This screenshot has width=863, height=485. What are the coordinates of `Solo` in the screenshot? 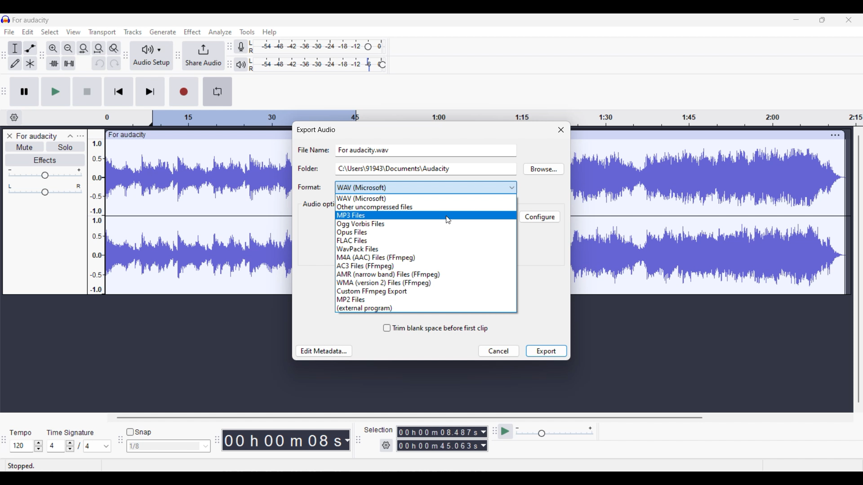 It's located at (66, 146).